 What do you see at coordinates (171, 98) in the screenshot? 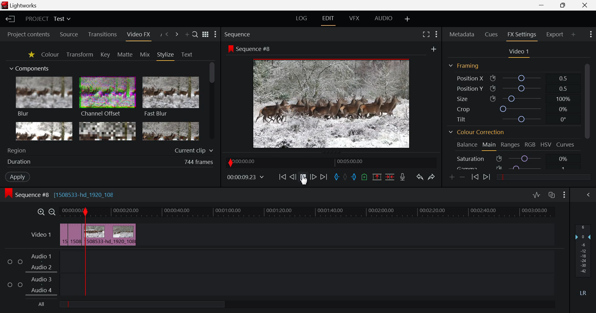
I see `Fast Blur` at bounding box center [171, 98].